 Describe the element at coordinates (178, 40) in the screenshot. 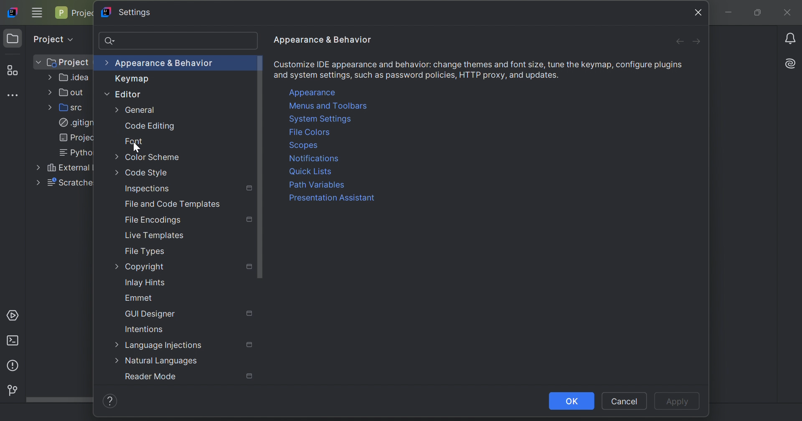

I see `search bar` at that location.